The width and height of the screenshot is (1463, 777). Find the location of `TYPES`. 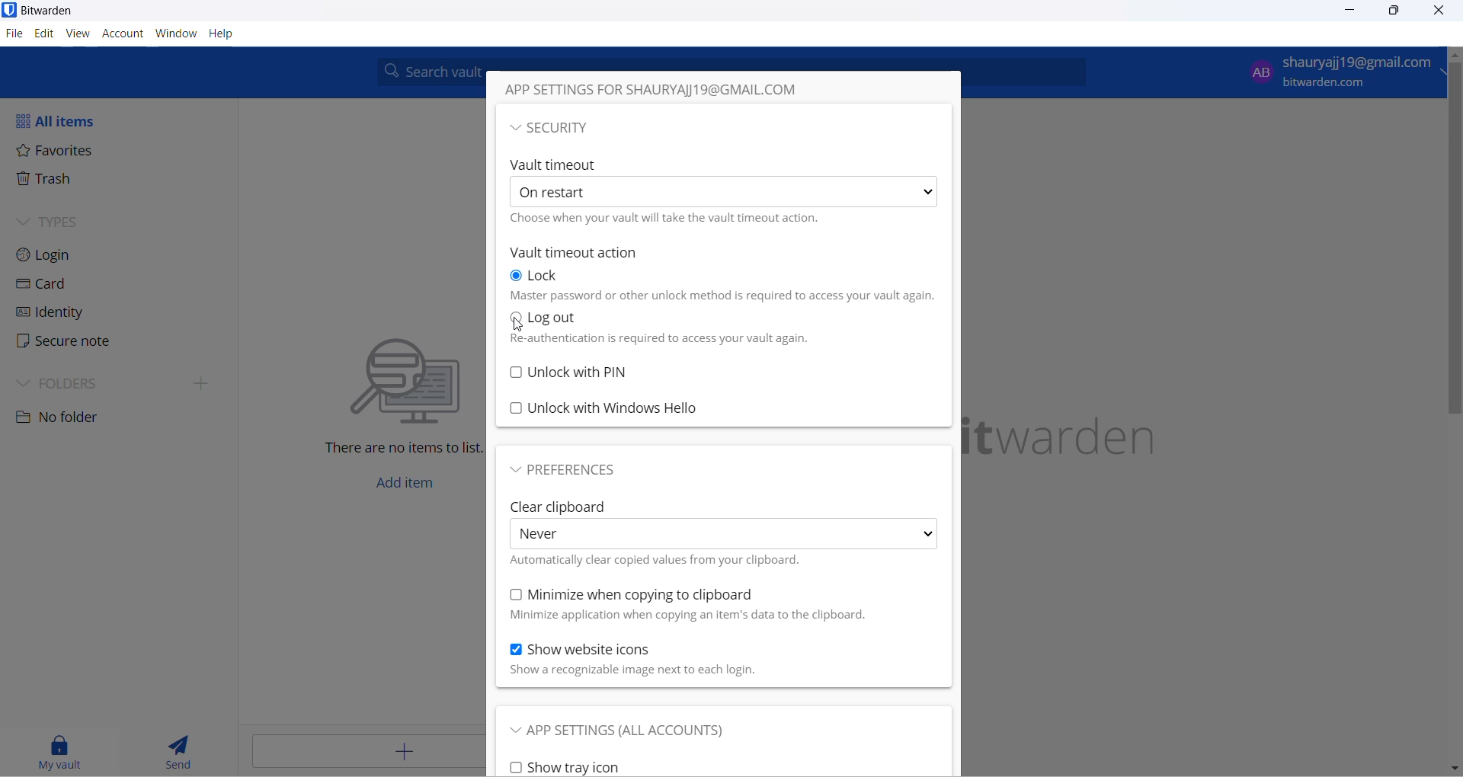

TYPES is located at coordinates (59, 222).